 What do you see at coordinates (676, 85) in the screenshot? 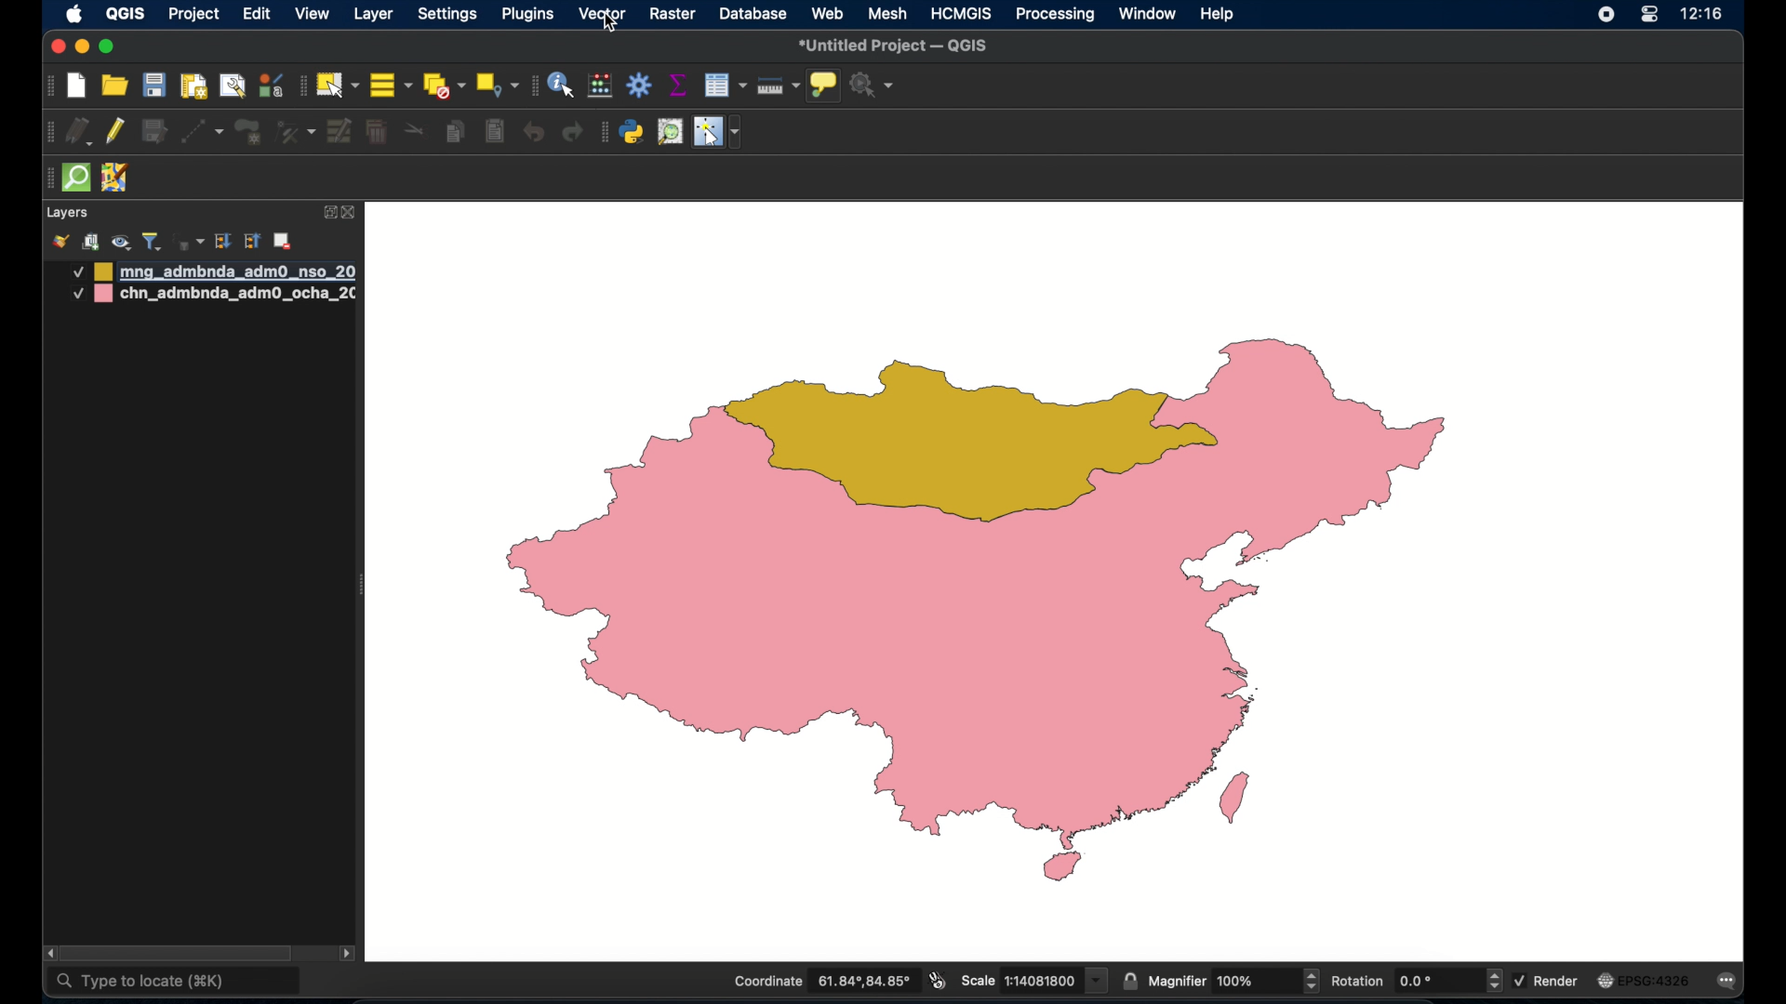
I see `show statistical summary` at bounding box center [676, 85].